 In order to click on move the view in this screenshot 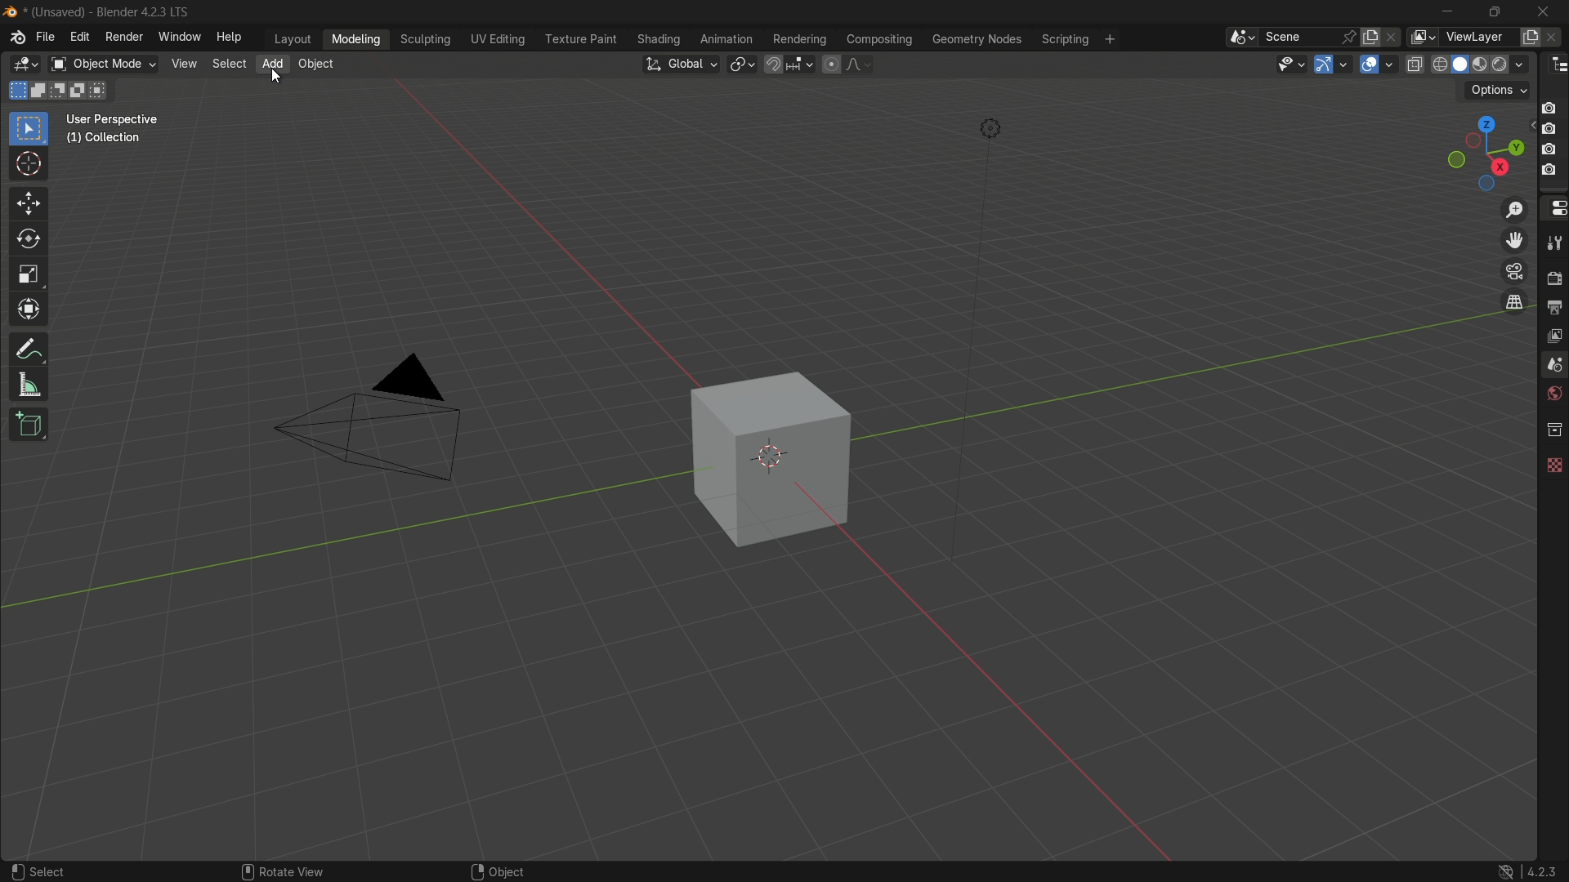, I will do `click(1513, 241)`.